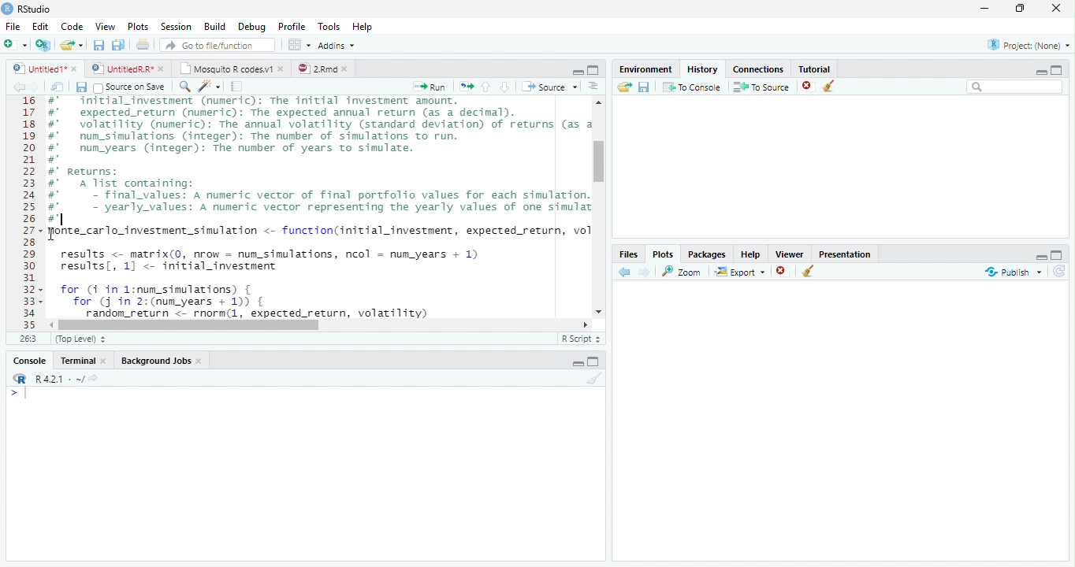 Image resolution: width=1075 pixels, height=567 pixels. What do you see at coordinates (809, 86) in the screenshot?
I see `Remove Selected` at bounding box center [809, 86].